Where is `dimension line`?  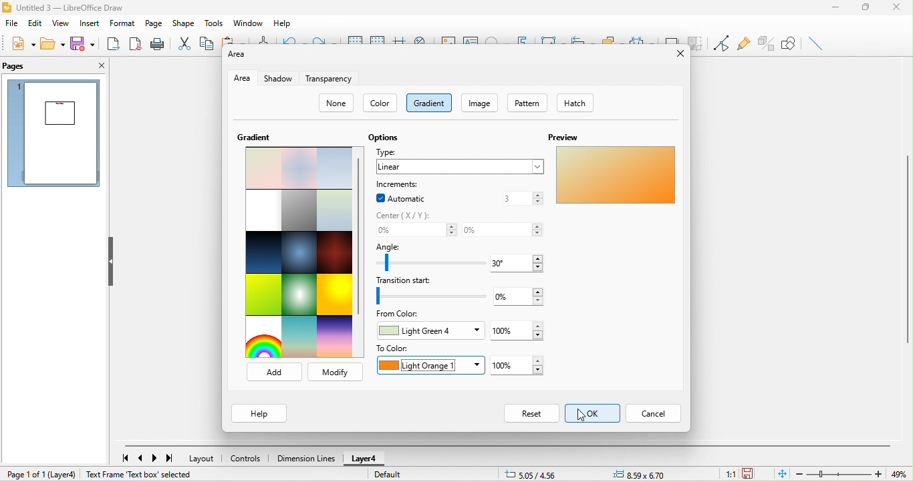
dimension line is located at coordinates (305, 457).